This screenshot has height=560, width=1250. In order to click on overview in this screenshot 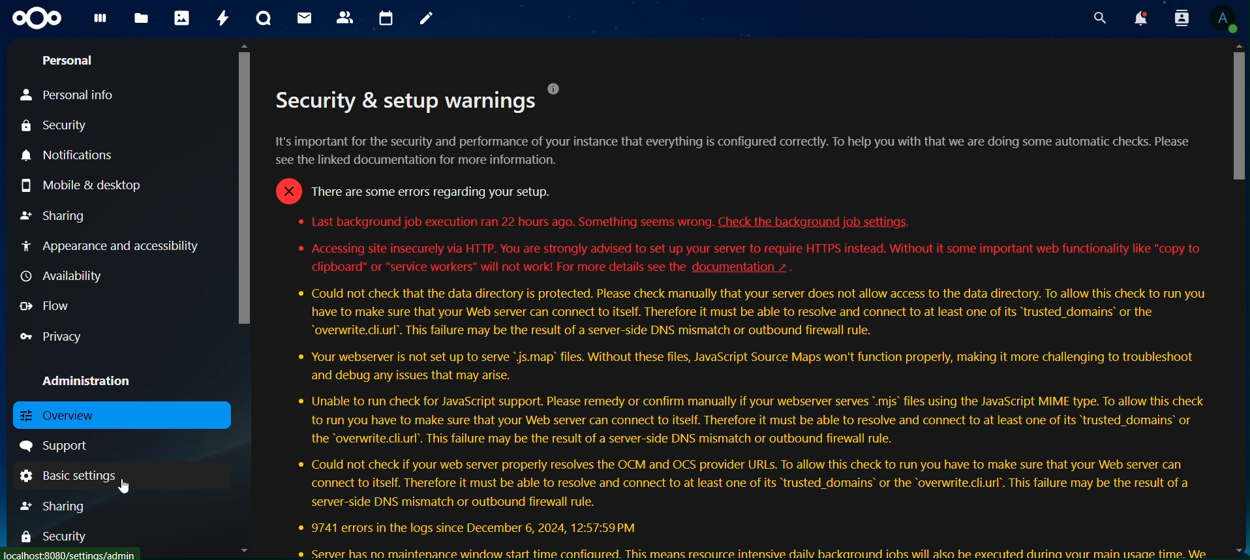, I will do `click(115, 415)`.